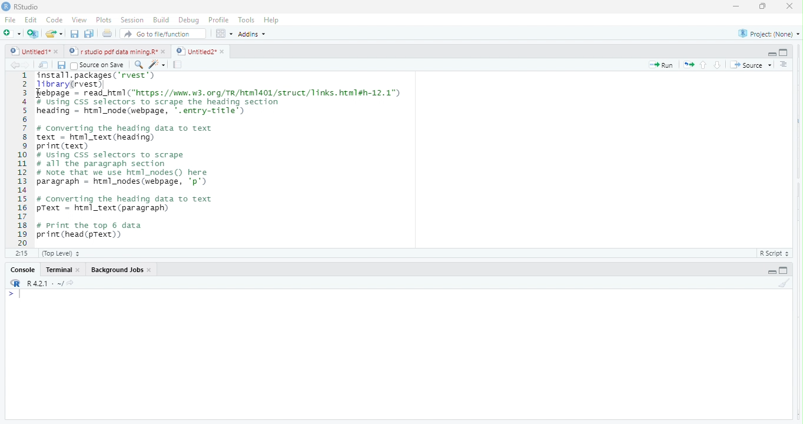 The height and width of the screenshot is (424, 803). I want to click on create a project, so click(32, 34).